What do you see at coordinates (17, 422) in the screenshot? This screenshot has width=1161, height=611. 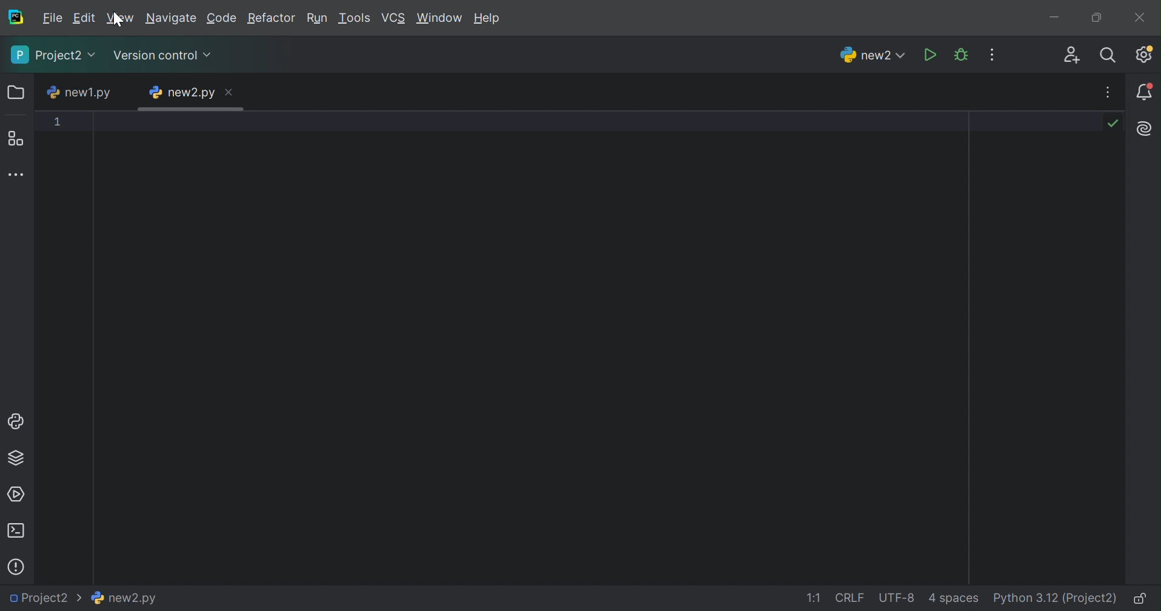 I see `Python Console` at bounding box center [17, 422].